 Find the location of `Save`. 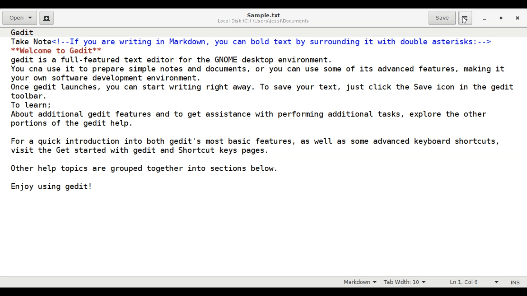

Save is located at coordinates (442, 18).